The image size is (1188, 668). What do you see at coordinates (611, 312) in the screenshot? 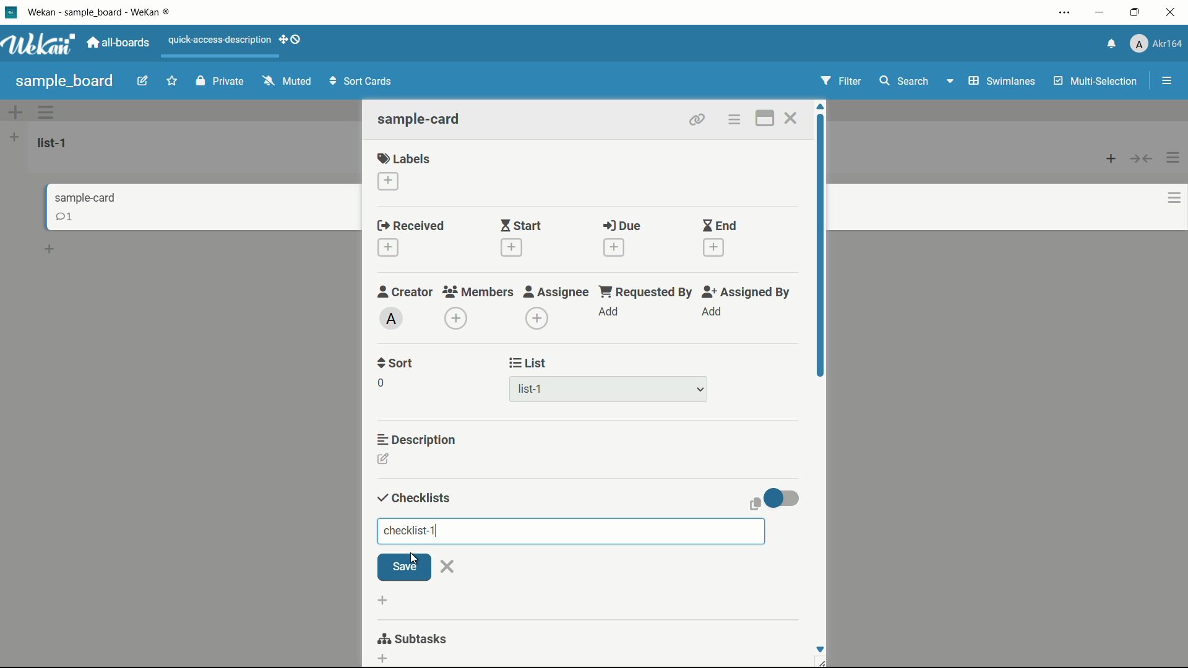
I see `add` at bounding box center [611, 312].